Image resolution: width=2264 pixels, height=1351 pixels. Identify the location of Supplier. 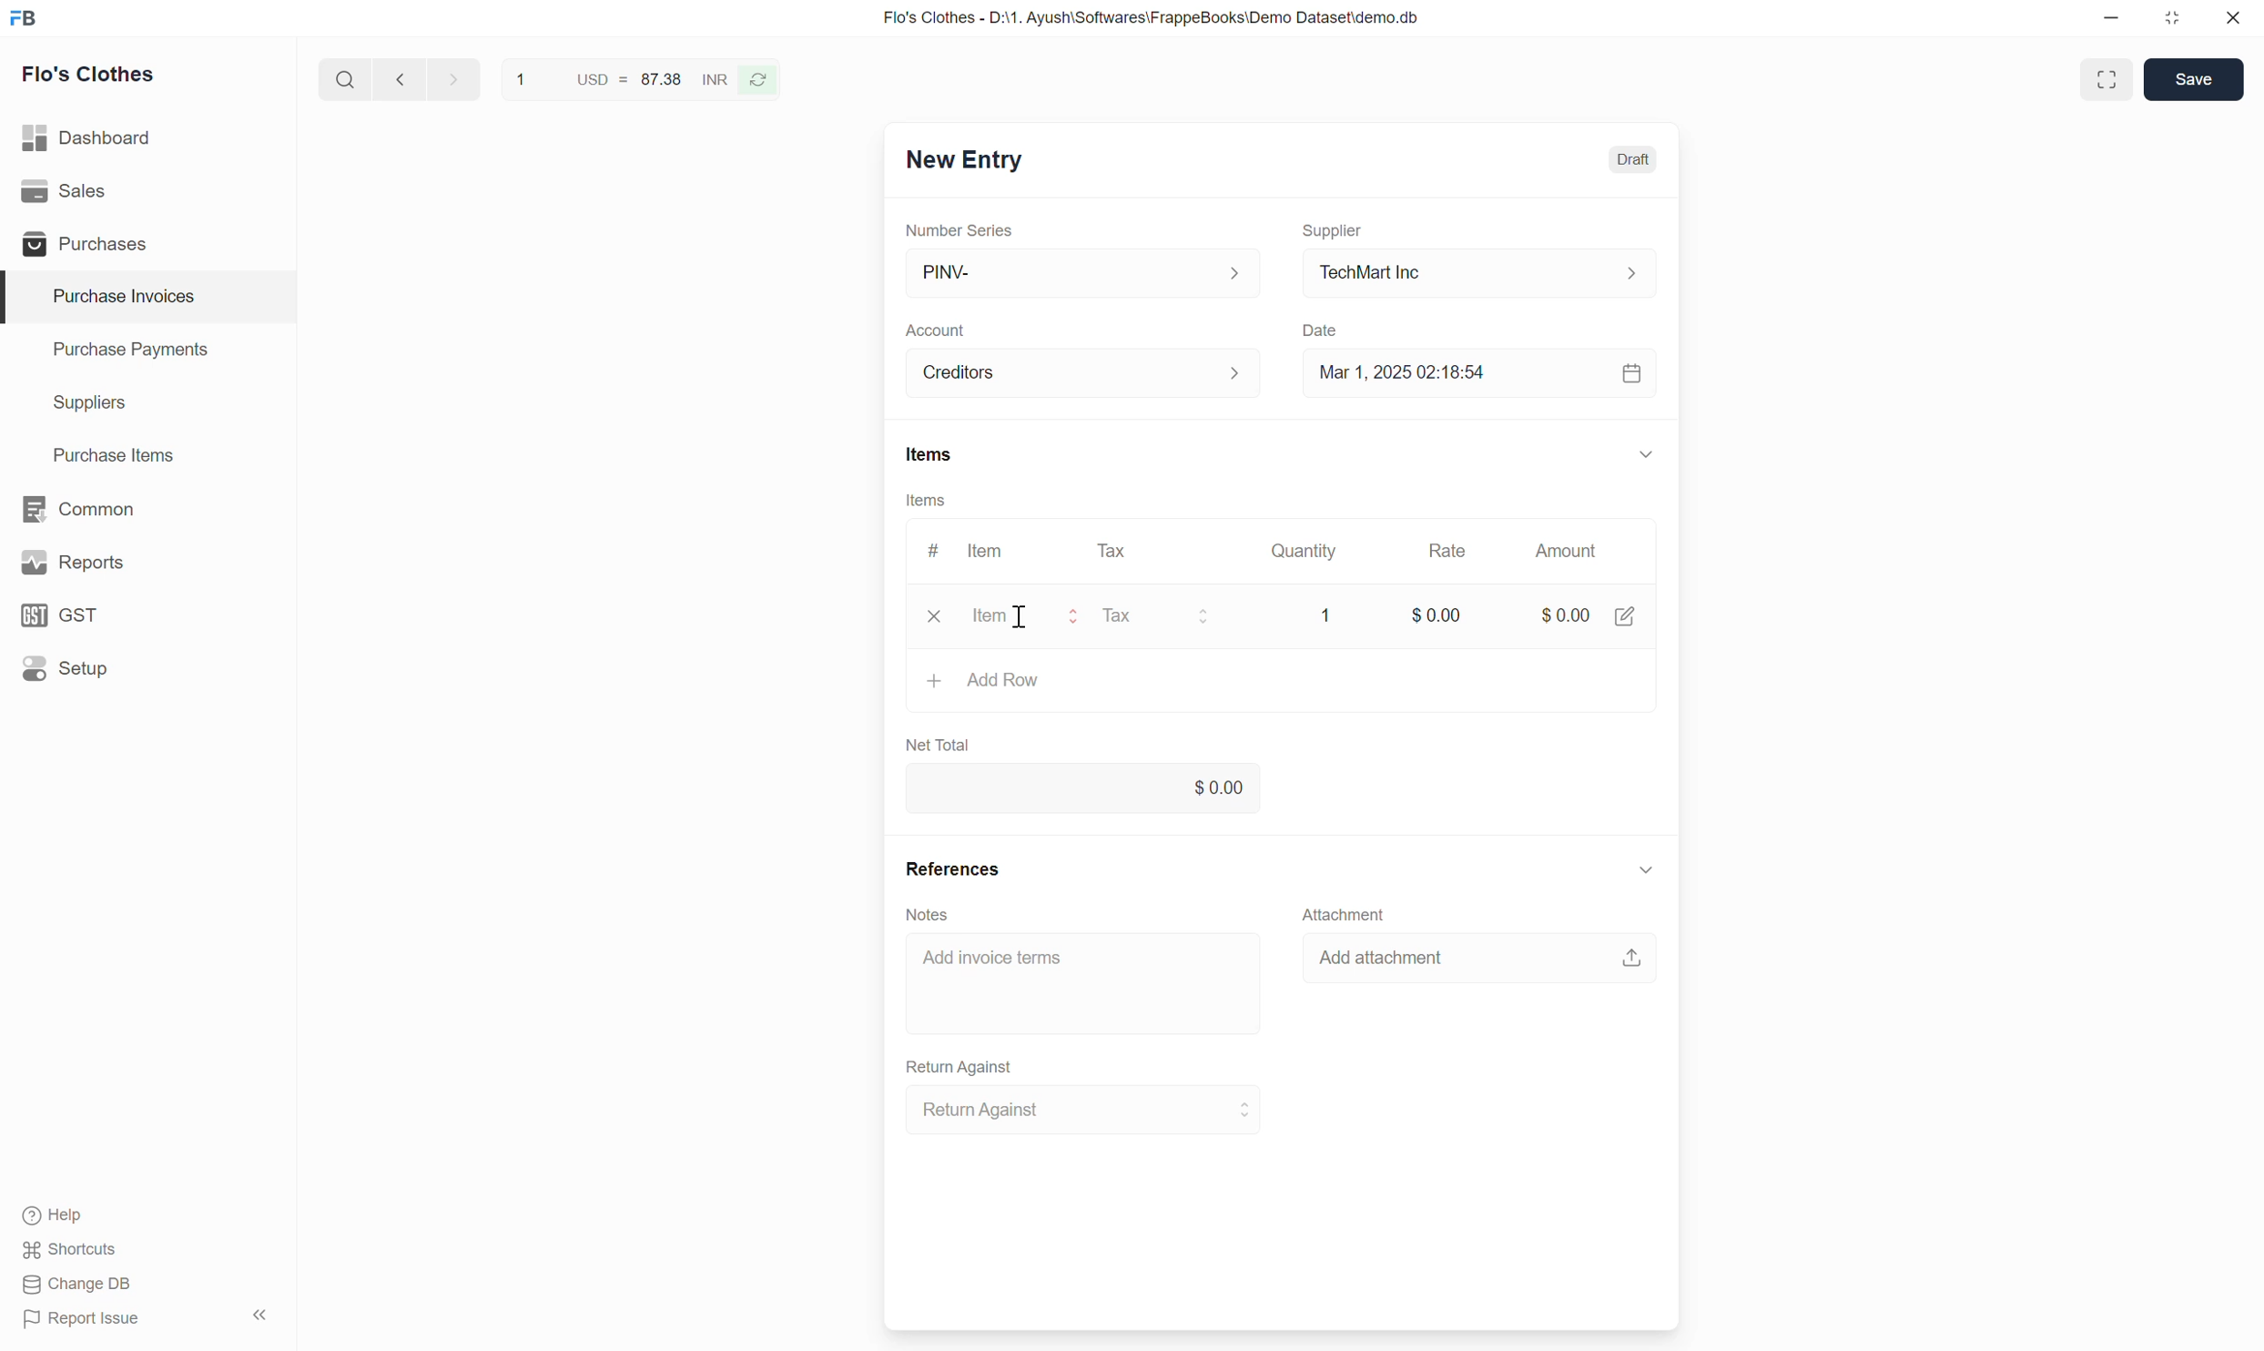
(1333, 231).